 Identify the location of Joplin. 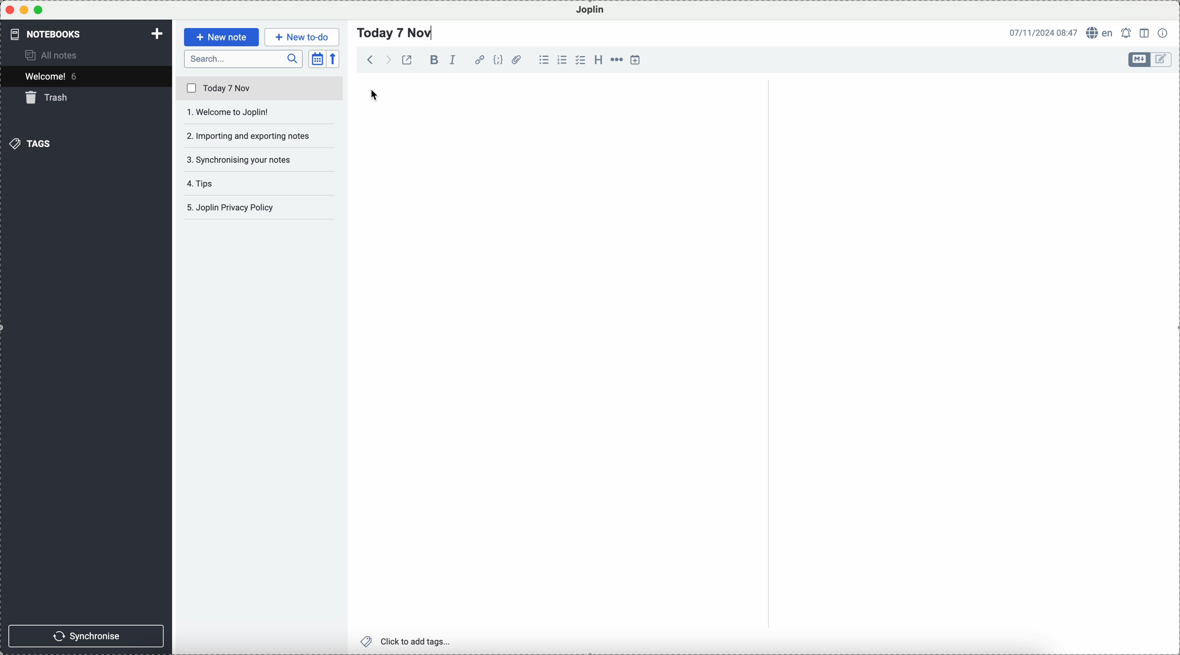
(590, 11).